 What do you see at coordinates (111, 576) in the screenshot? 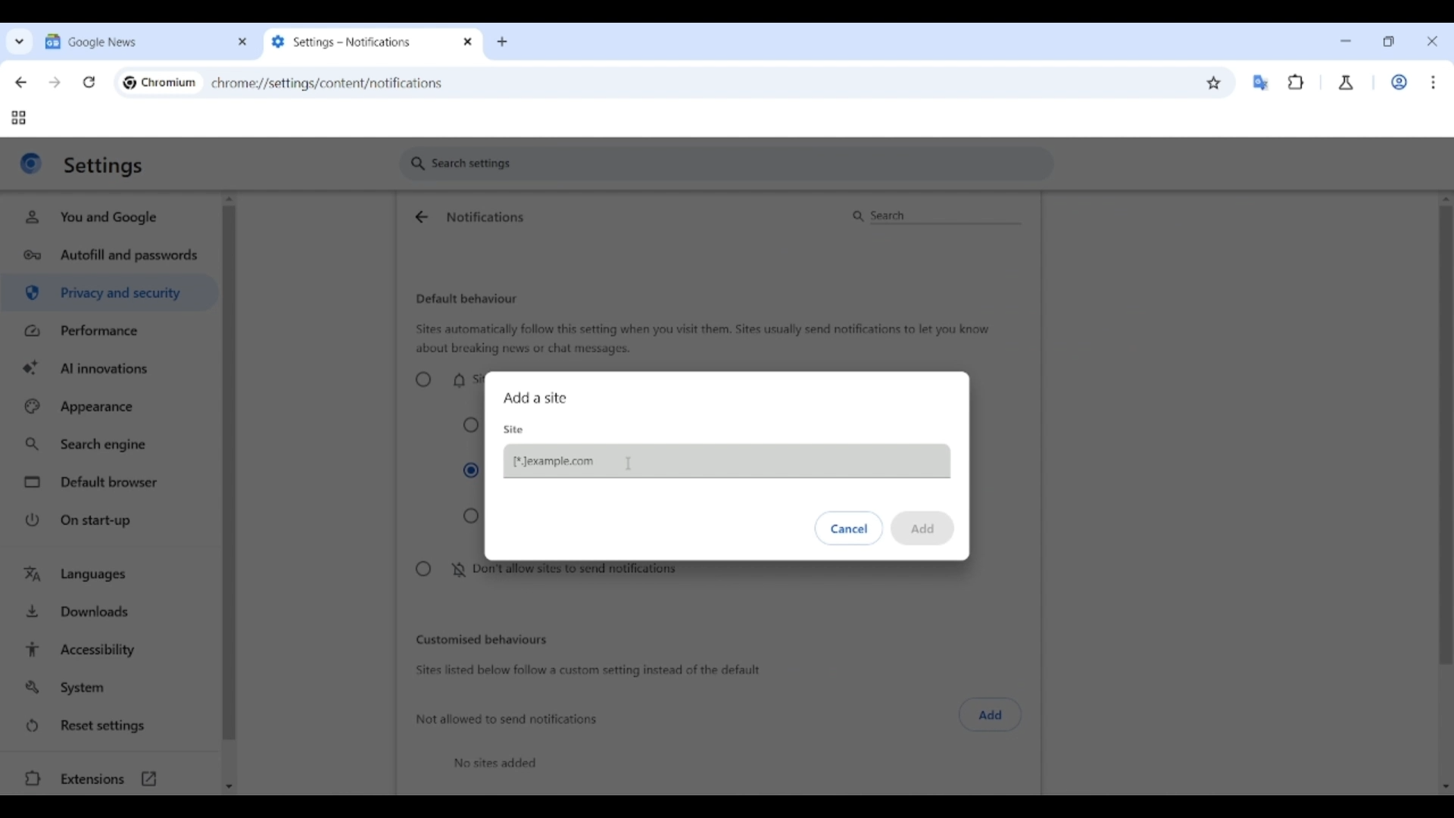
I see `Languages` at bounding box center [111, 576].